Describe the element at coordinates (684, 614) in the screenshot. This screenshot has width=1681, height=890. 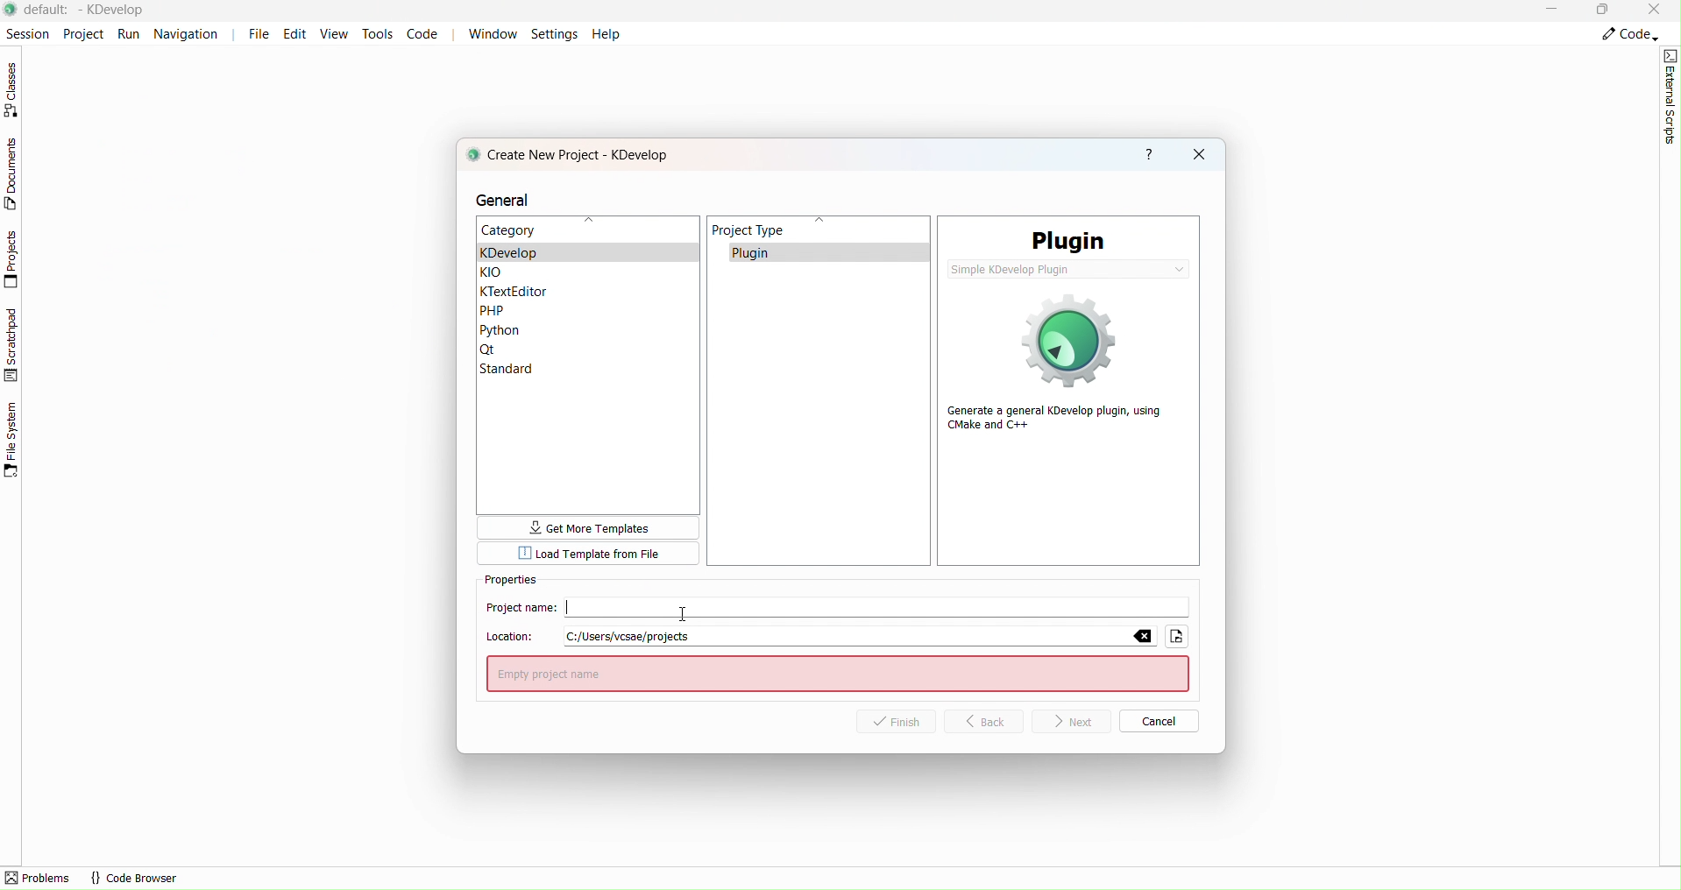
I see `cursor` at that location.